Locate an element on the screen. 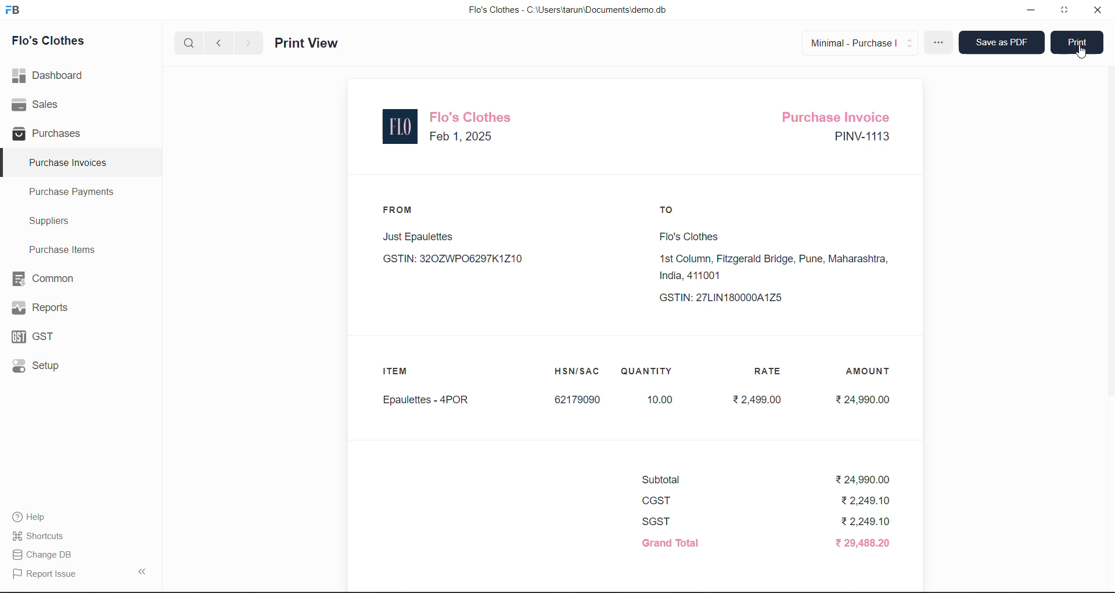  QUANTITY is located at coordinates (647, 373).